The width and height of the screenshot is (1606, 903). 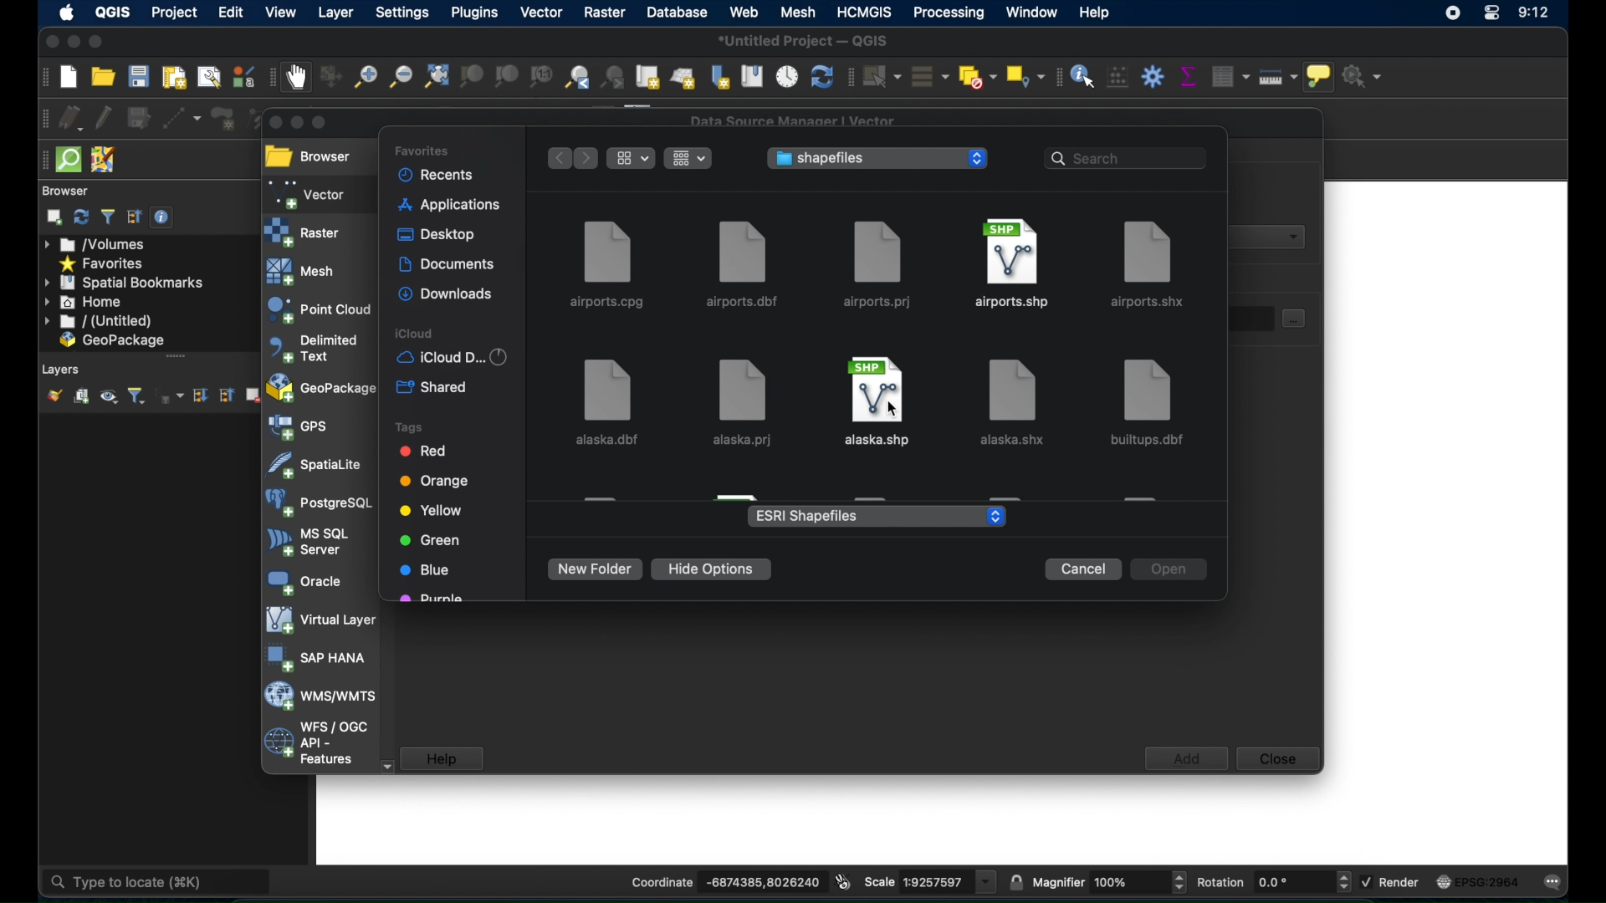 I want to click on filter browser, so click(x=107, y=217).